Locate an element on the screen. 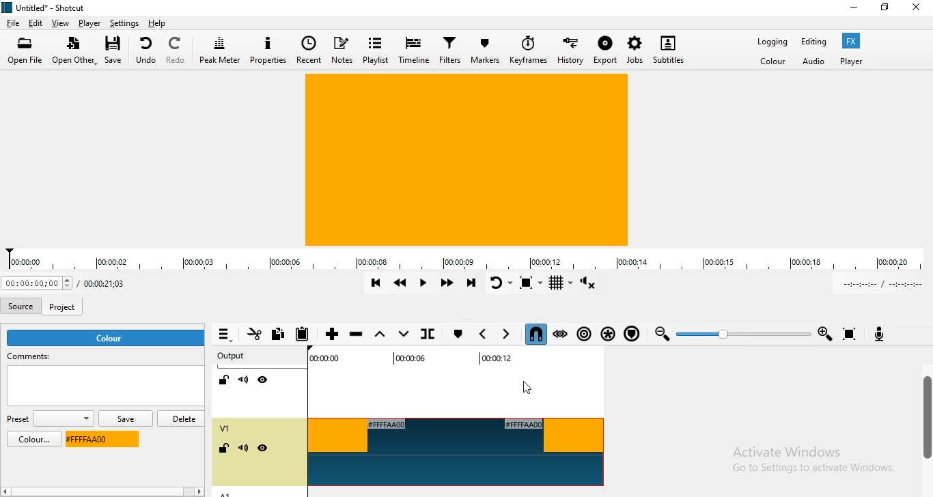 The width and height of the screenshot is (933, 497). Toggle player looping  is located at coordinates (499, 283).